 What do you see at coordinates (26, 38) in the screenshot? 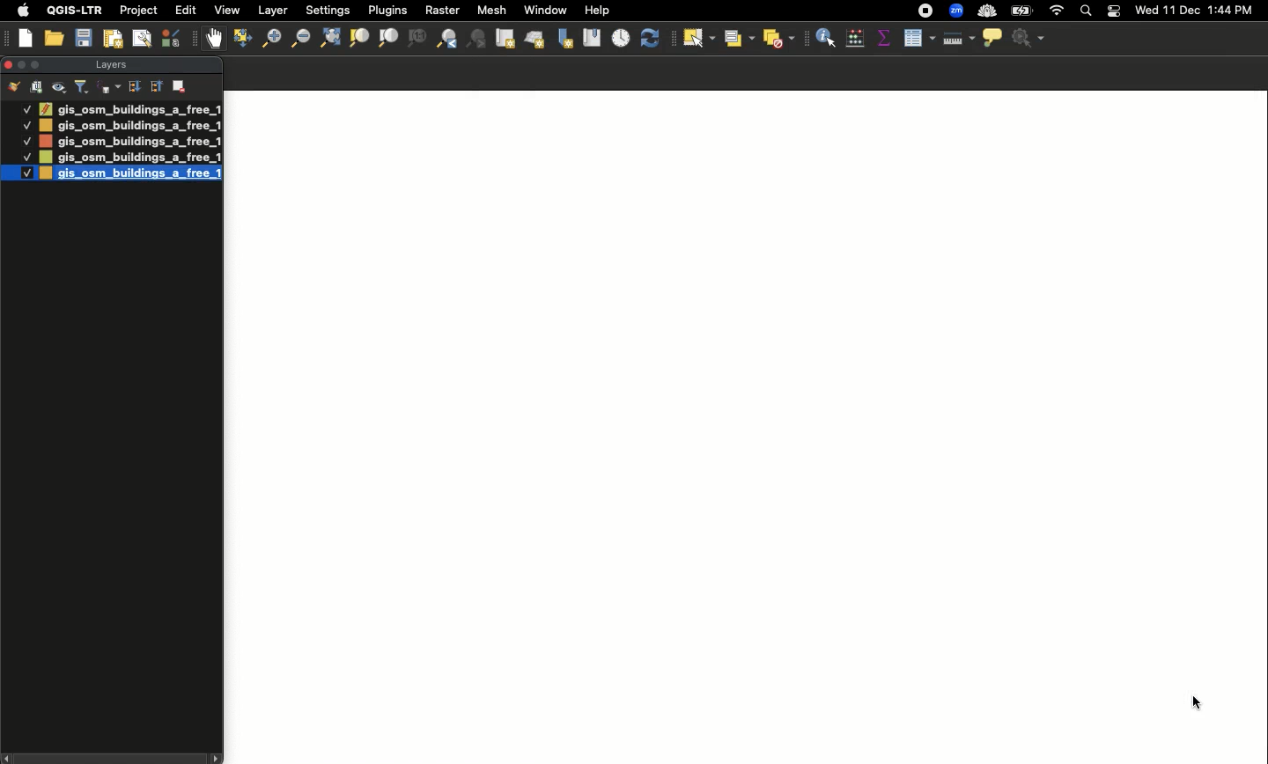
I see `New` at bounding box center [26, 38].